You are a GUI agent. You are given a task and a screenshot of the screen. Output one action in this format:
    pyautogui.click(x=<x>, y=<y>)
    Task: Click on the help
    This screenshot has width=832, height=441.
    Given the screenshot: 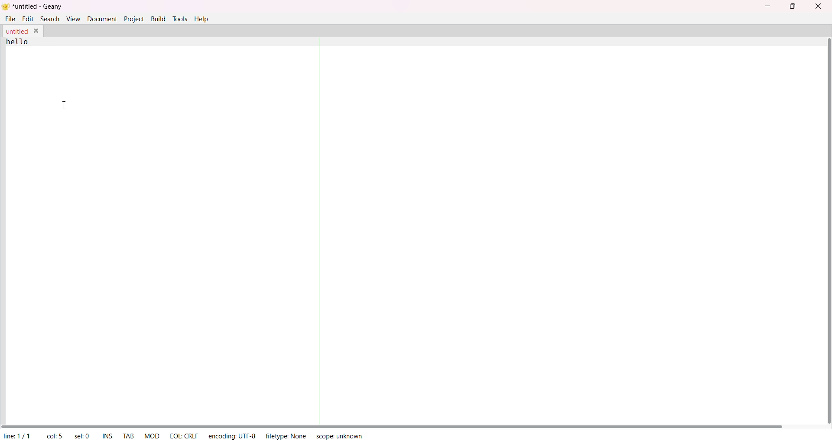 What is the action you would take?
    pyautogui.click(x=202, y=19)
    